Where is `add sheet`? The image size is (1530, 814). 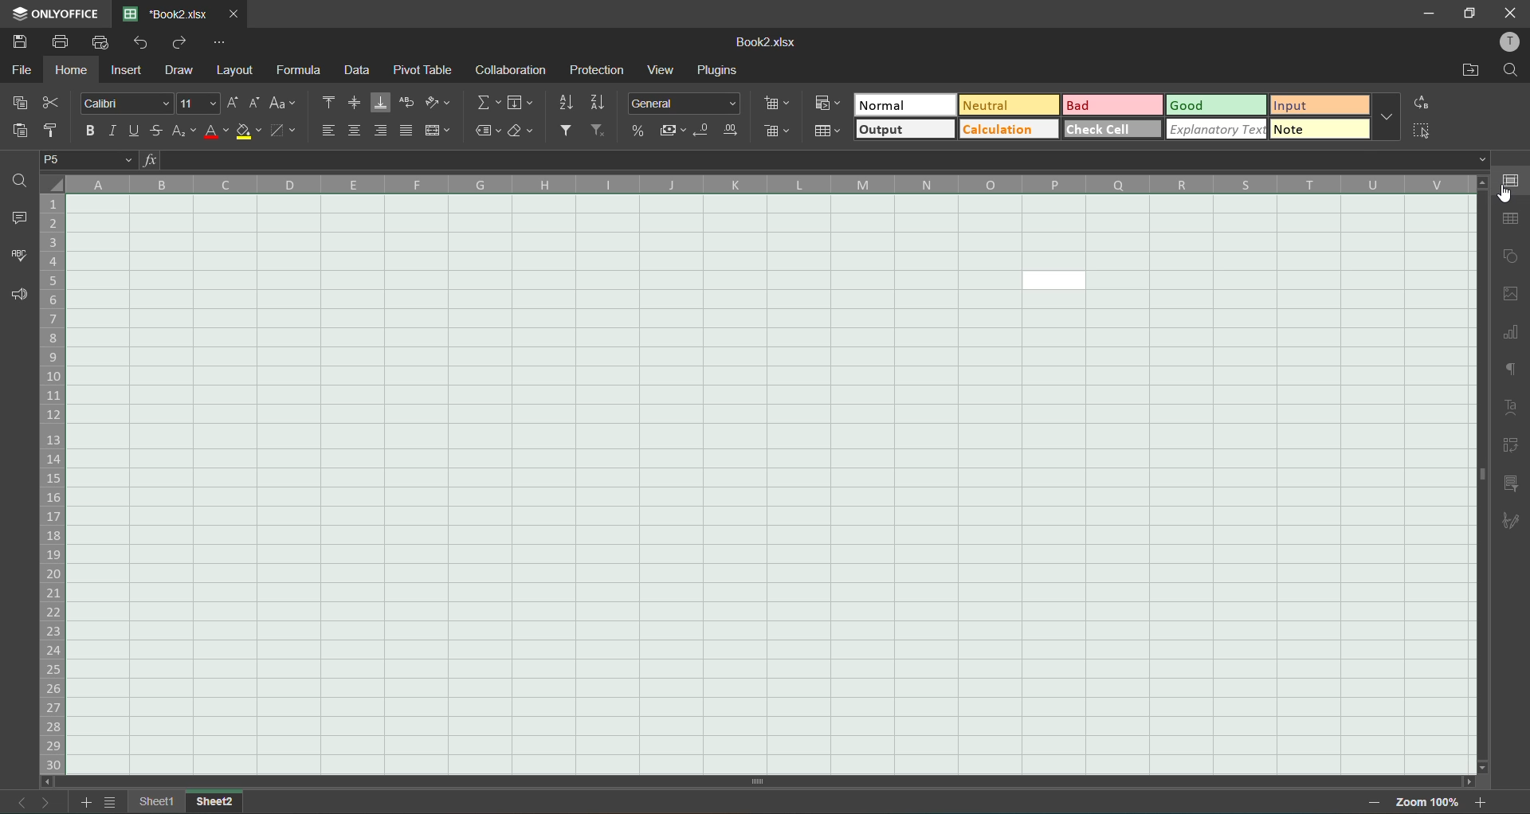
add sheet is located at coordinates (84, 802).